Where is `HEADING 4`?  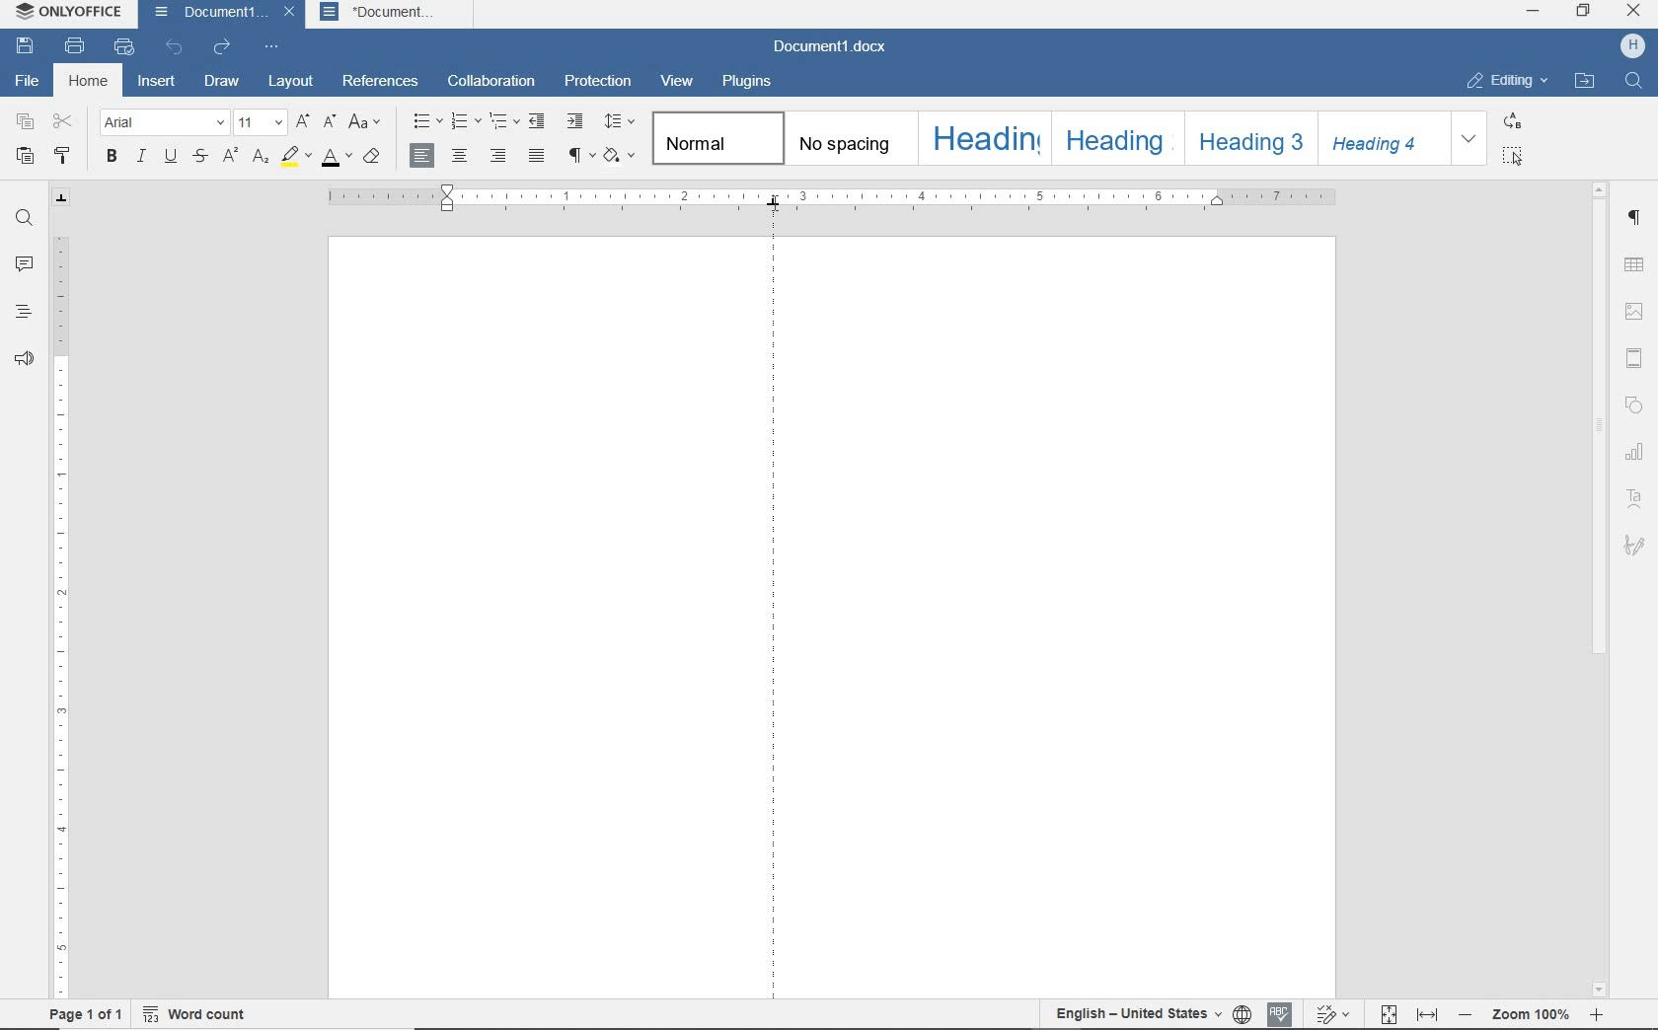
HEADING 4 is located at coordinates (1382, 137).